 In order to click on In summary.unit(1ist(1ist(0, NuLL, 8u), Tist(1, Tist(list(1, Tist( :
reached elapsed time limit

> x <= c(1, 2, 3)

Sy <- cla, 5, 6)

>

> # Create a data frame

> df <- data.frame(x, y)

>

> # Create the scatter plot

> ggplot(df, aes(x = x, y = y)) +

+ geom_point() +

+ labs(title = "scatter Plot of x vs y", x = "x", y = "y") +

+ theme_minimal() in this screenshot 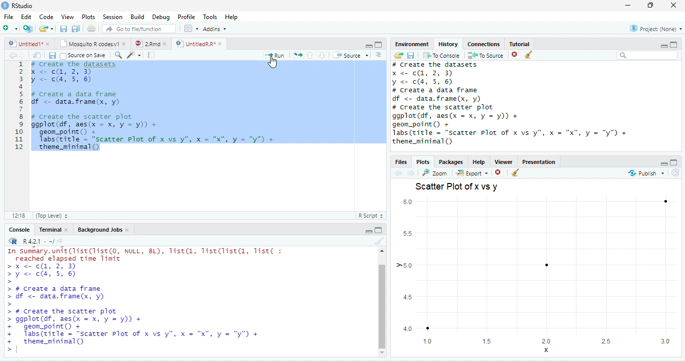, I will do `click(147, 298)`.